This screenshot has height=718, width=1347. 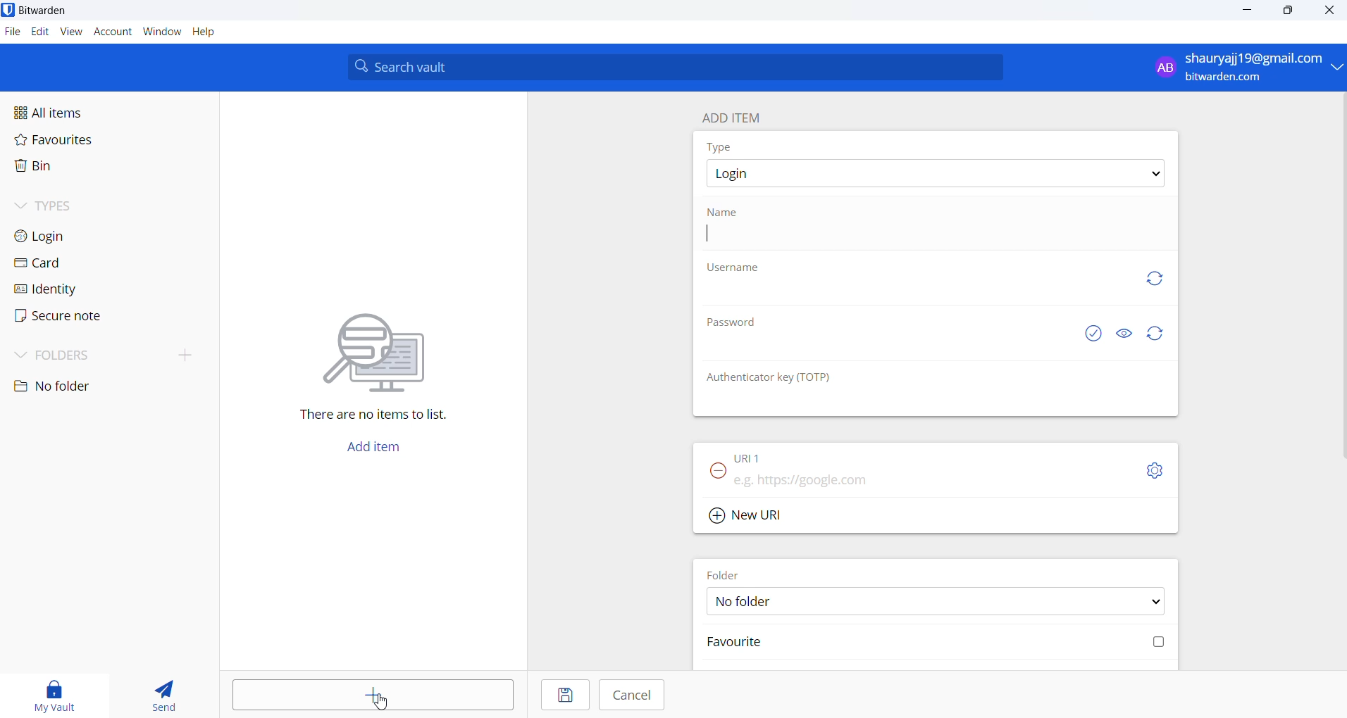 What do you see at coordinates (87, 210) in the screenshot?
I see `types` at bounding box center [87, 210].